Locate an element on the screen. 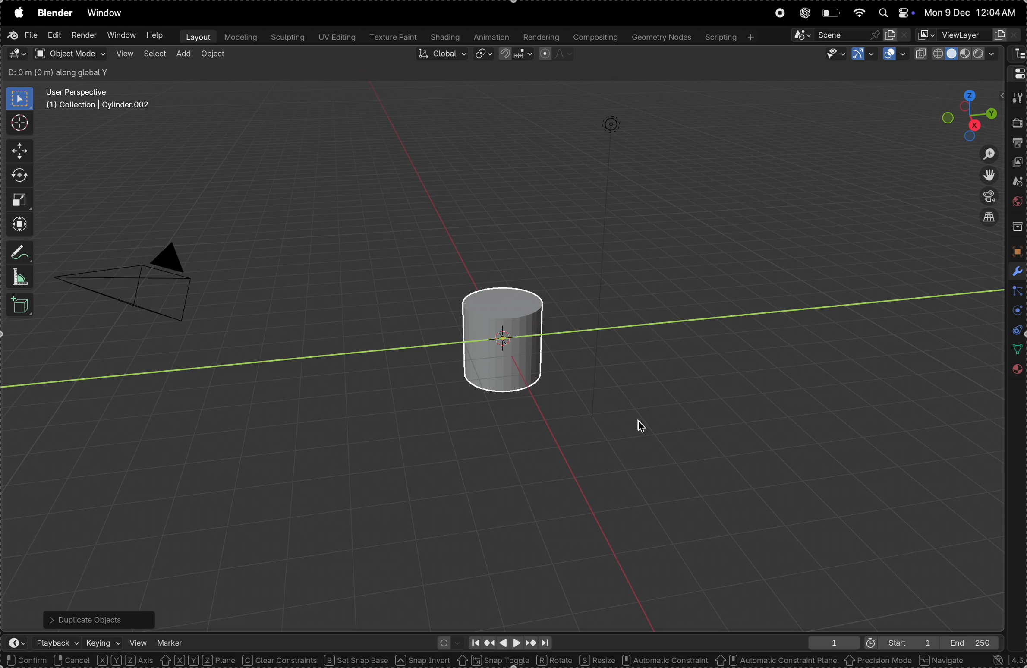  object is located at coordinates (213, 56).